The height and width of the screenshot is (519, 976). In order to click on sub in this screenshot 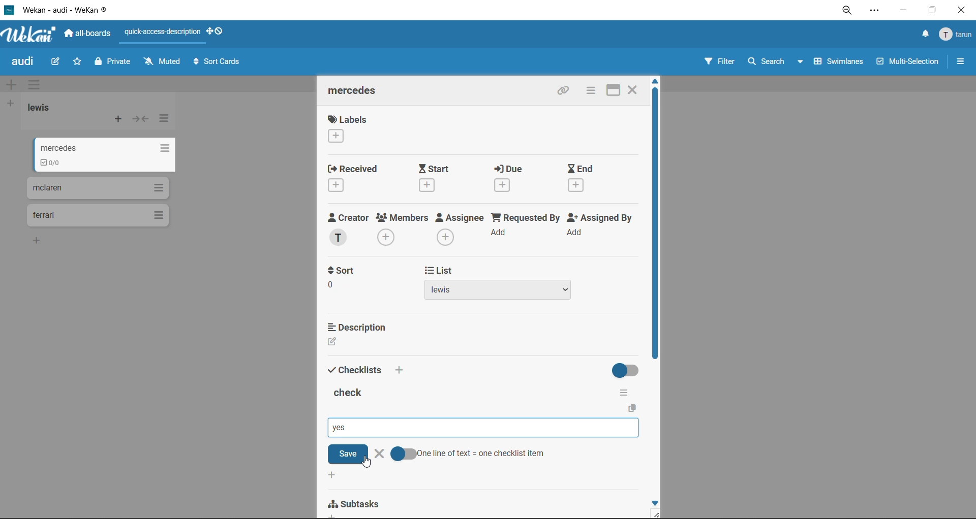, I will do `click(364, 503)`.